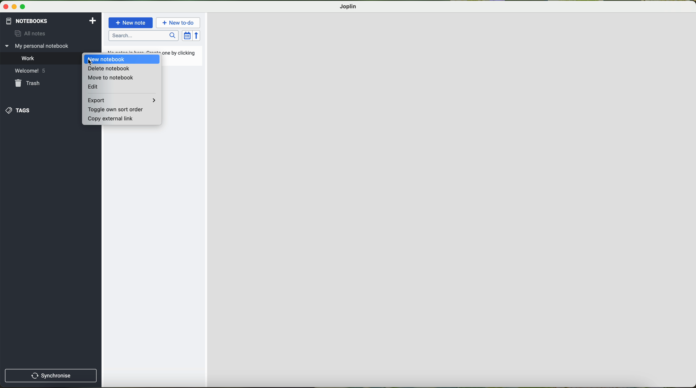  What do you see at coordinates (179, 23) in the screenshot?
I see `new to-do button` at bounding box center [179, 23].